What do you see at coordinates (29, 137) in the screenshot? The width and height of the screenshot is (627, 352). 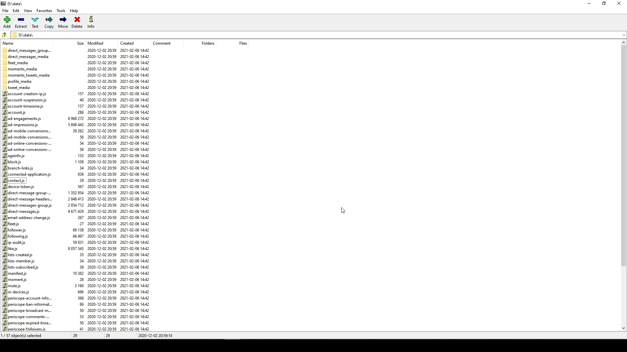 I see `ad-mobile-conversions` at bounding box center [29, 137].